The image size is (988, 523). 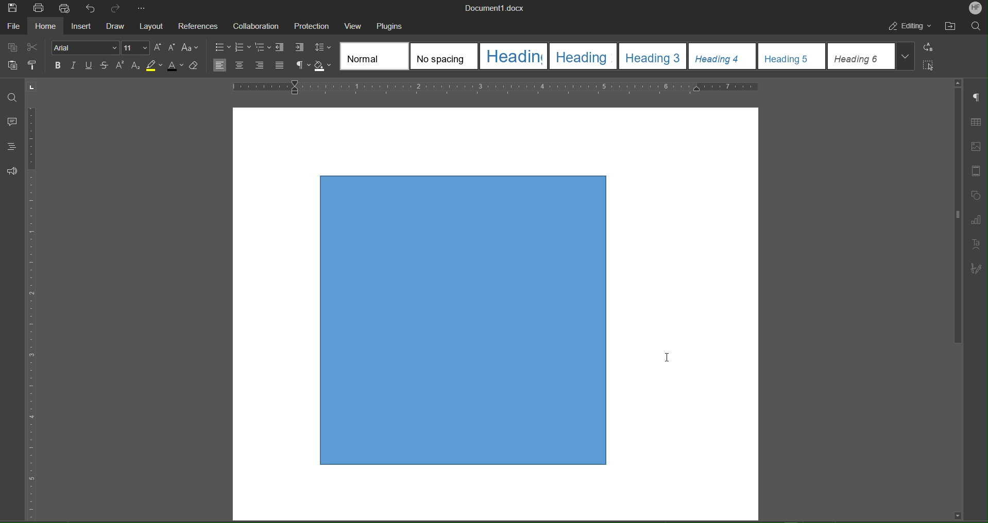 What do you see at coordinates (792, 56) in the screenshot?
I see `Heading 5` at bounding box center [792, 56].